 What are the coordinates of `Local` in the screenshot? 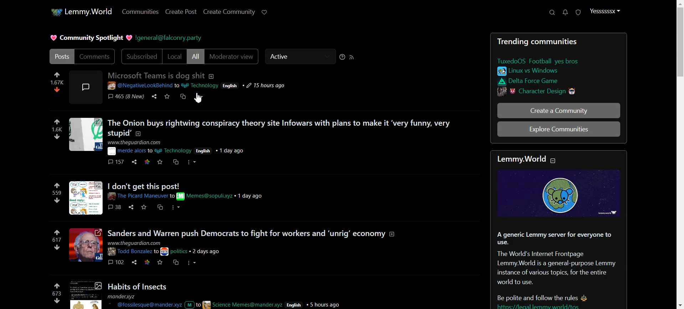 It's located at (175, 57).